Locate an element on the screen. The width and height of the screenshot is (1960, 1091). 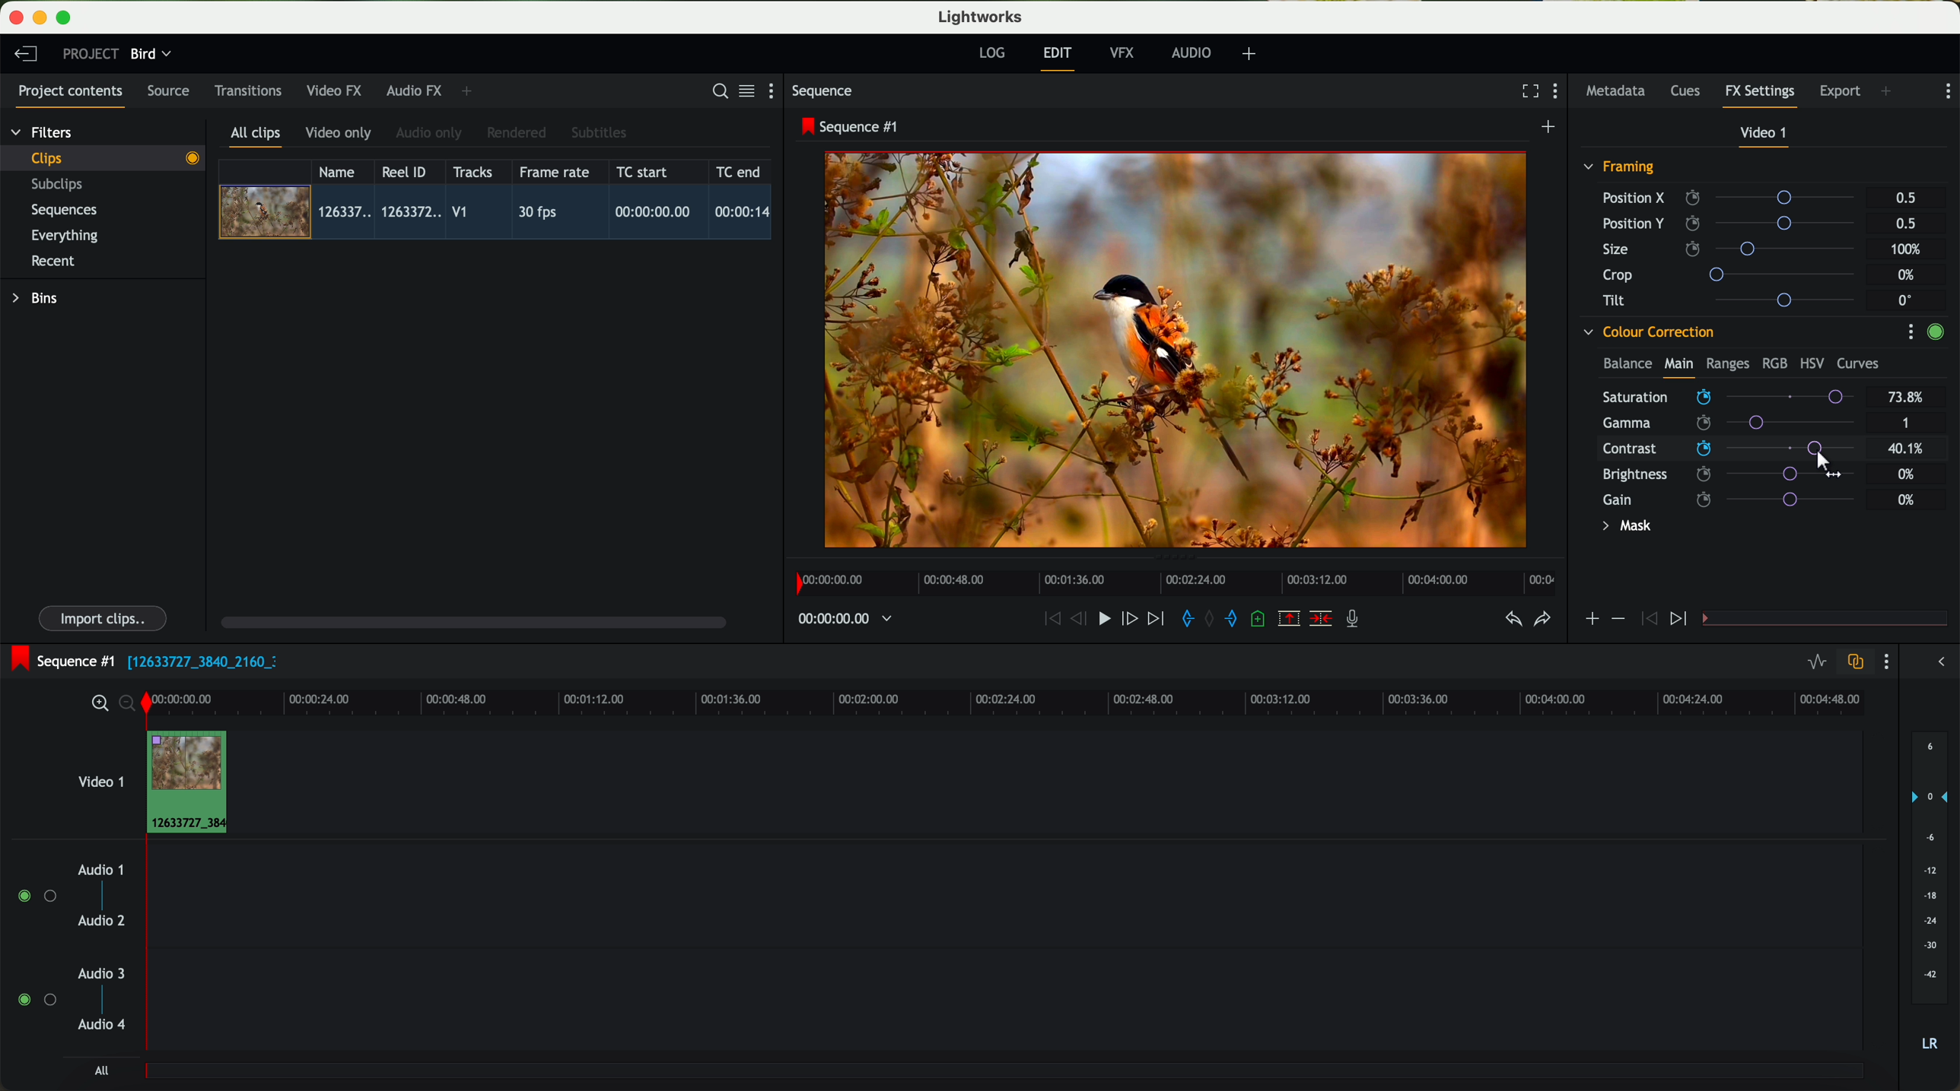
tilt is located at coordinates (1736, 300).